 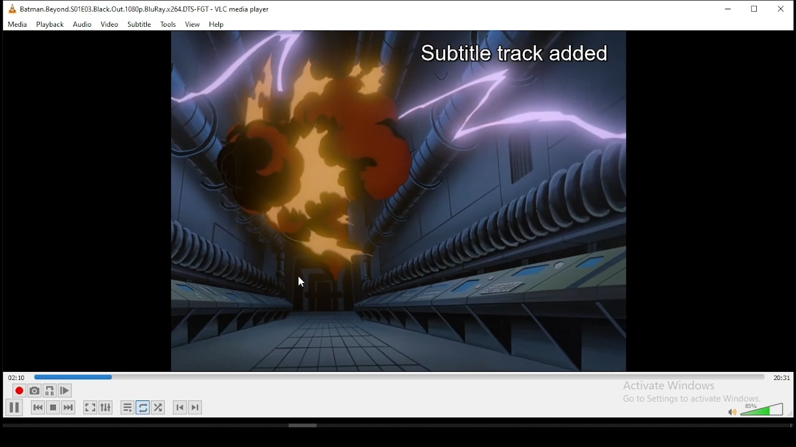 What do you see at coordinates (106, 407) in the screenshot?
I see `show extended settings` at bounding box center [106, 407].